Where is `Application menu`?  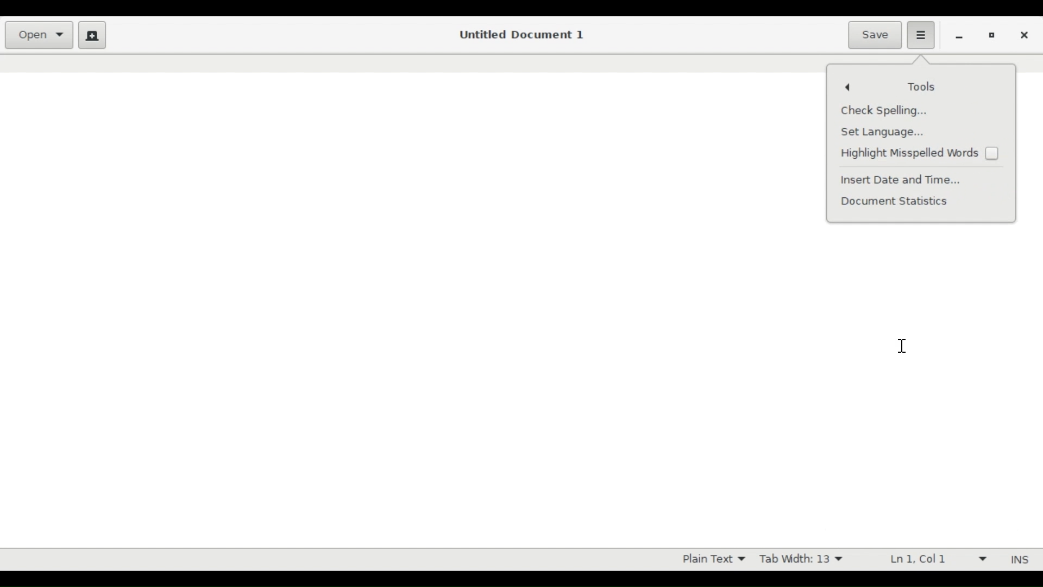 Application menu is located at coordinates (920, 35).